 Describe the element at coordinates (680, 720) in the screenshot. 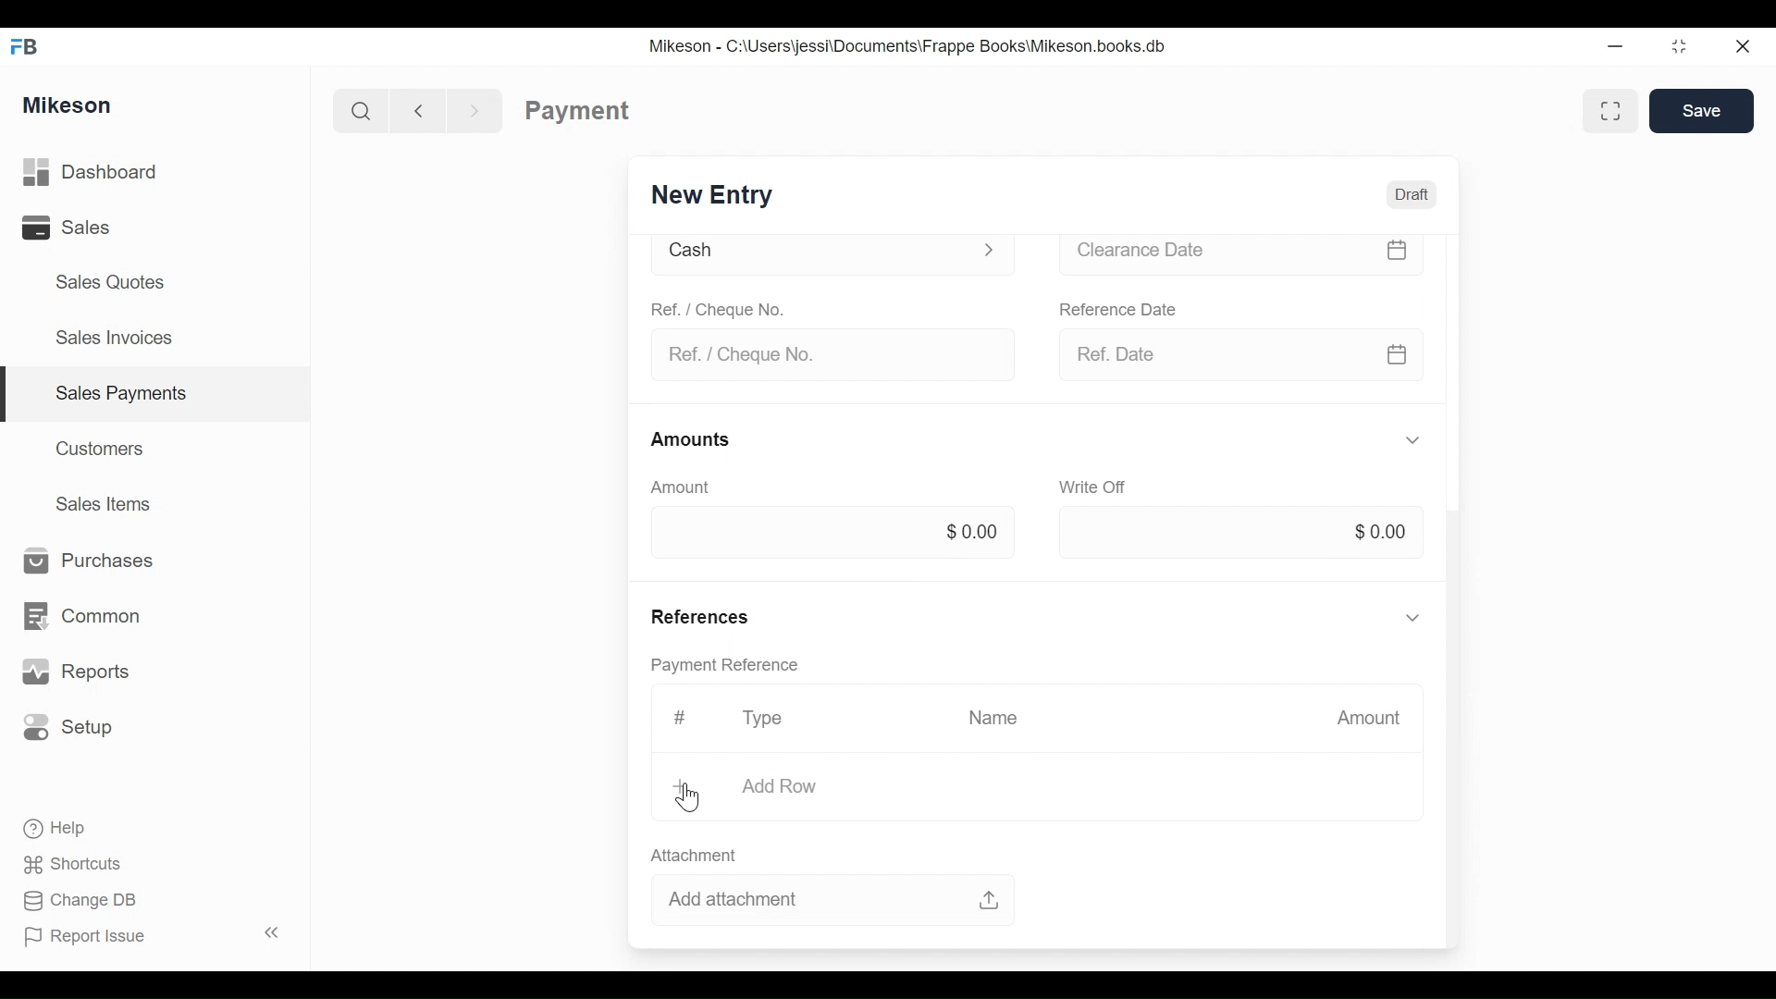

I see `Hashtag` at that location.